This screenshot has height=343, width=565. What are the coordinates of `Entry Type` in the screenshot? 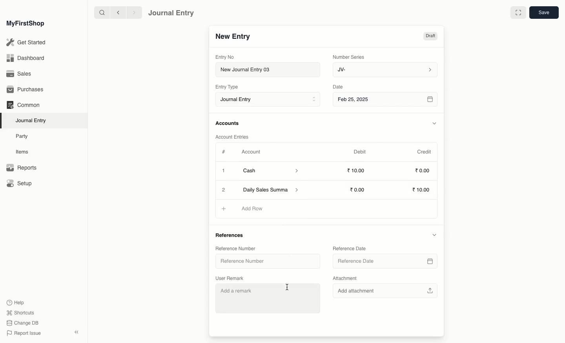 It's located at (229, 87).